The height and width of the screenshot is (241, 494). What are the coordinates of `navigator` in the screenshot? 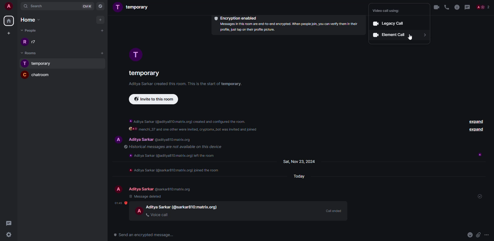 It's located at (100, 6).